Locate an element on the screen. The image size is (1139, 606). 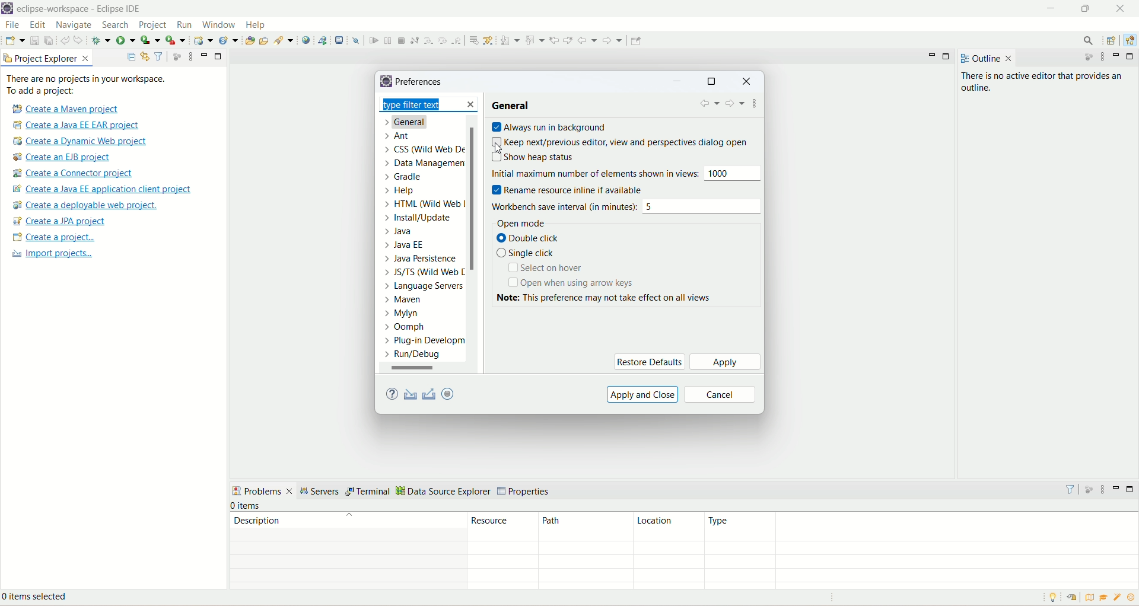
show heap status is located at coordinates (535, 158).